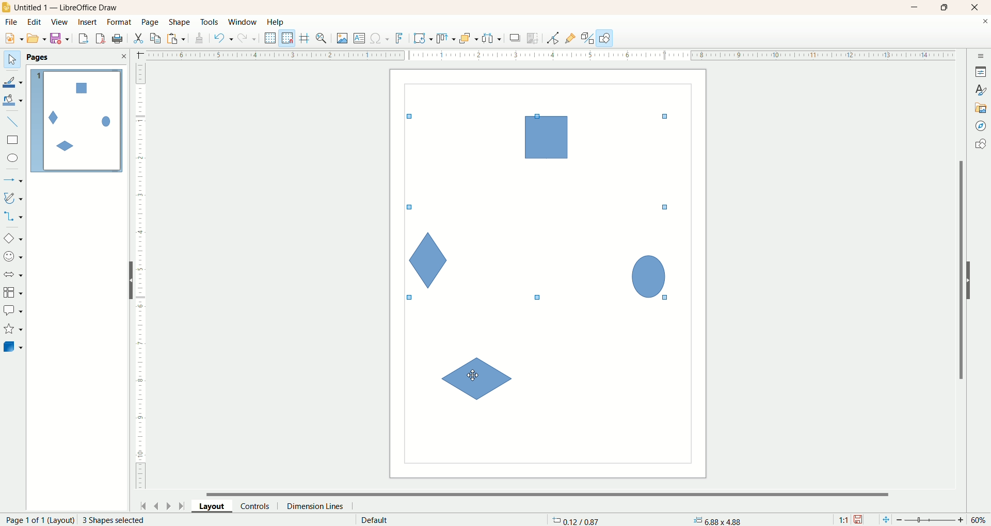  What do you see at coordinates (492, 38) in the screenshot?
I see `select at least three objects to distribute` at bounding box center [492, 38].